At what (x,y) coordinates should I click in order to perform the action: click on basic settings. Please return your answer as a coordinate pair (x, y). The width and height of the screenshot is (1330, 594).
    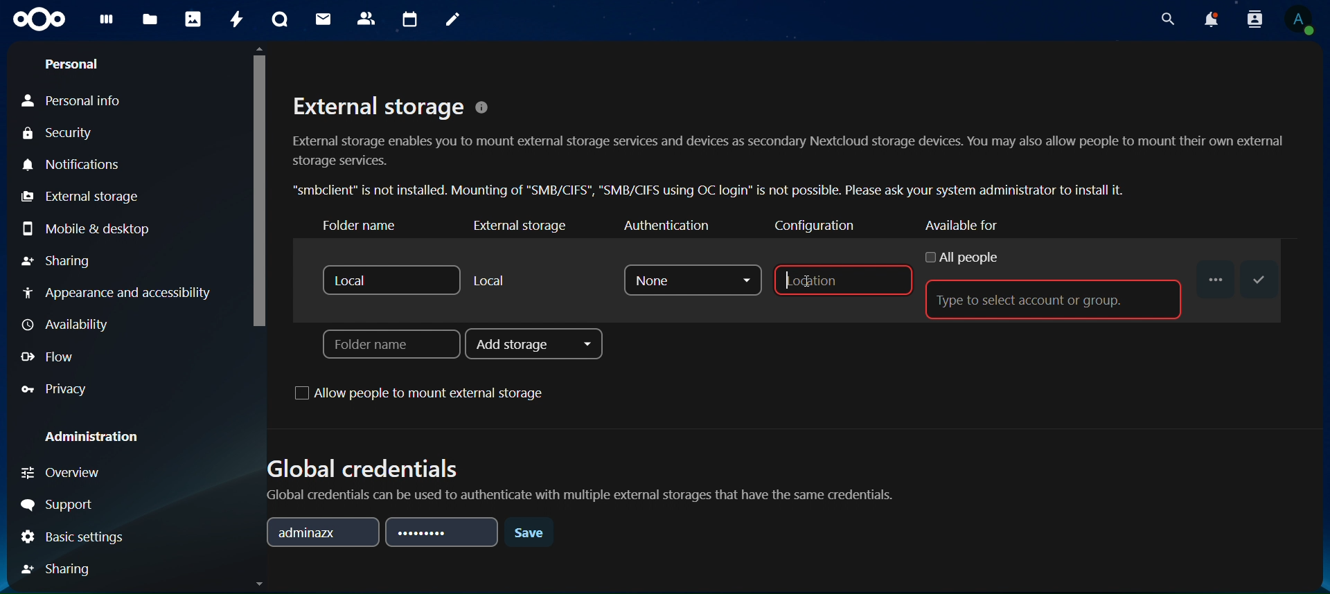
    Looking at the image, I should click on (75, 537).